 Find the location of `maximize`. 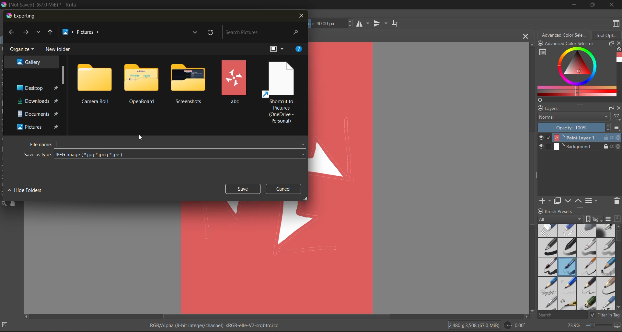

maximize is located at coordinates (592, 4).